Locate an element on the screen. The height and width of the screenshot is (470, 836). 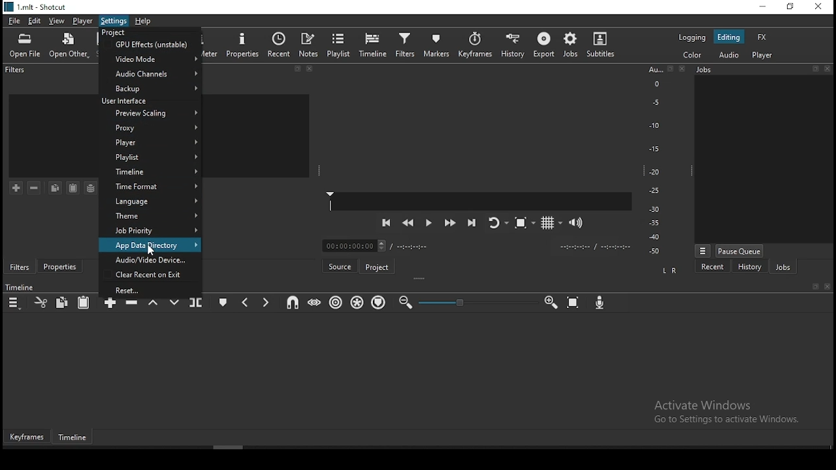
skip to previous point is located at coordinates (385, 222).